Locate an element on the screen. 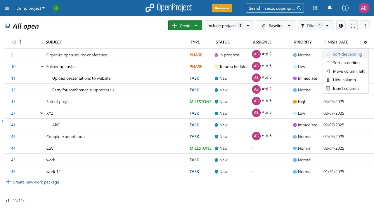  task titled "work 12" is located at coordinates (190, 171).